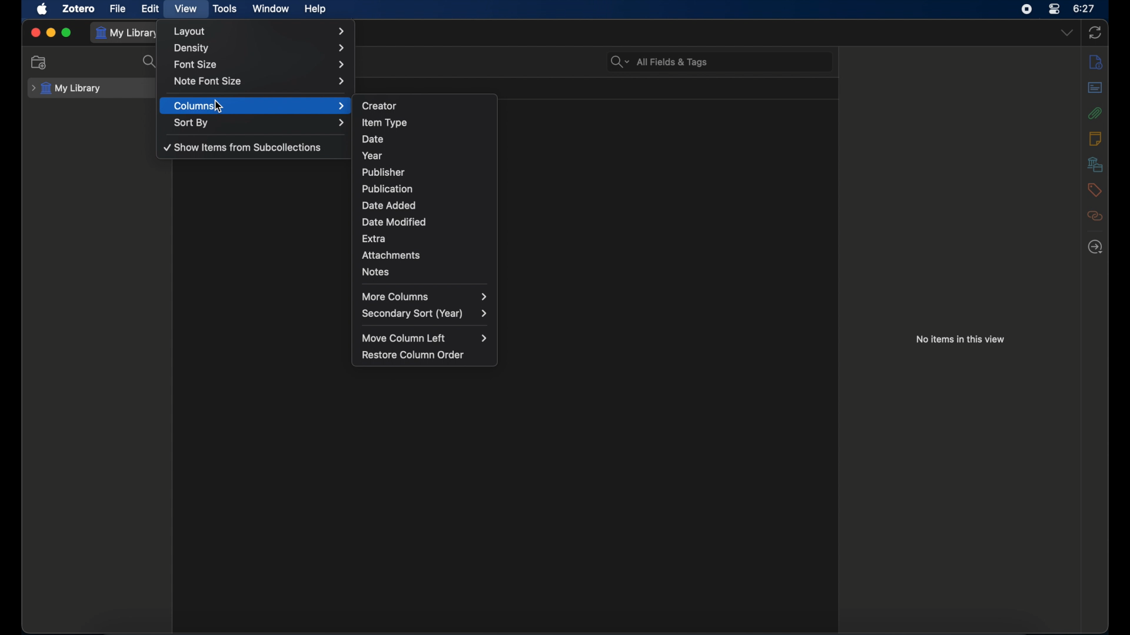 The width and height of the screenshot is (1130, 635). What do you see at coordinates (1067, 32) in the screenshot?
I see `dropdown` at bounding box center [1067, 32].